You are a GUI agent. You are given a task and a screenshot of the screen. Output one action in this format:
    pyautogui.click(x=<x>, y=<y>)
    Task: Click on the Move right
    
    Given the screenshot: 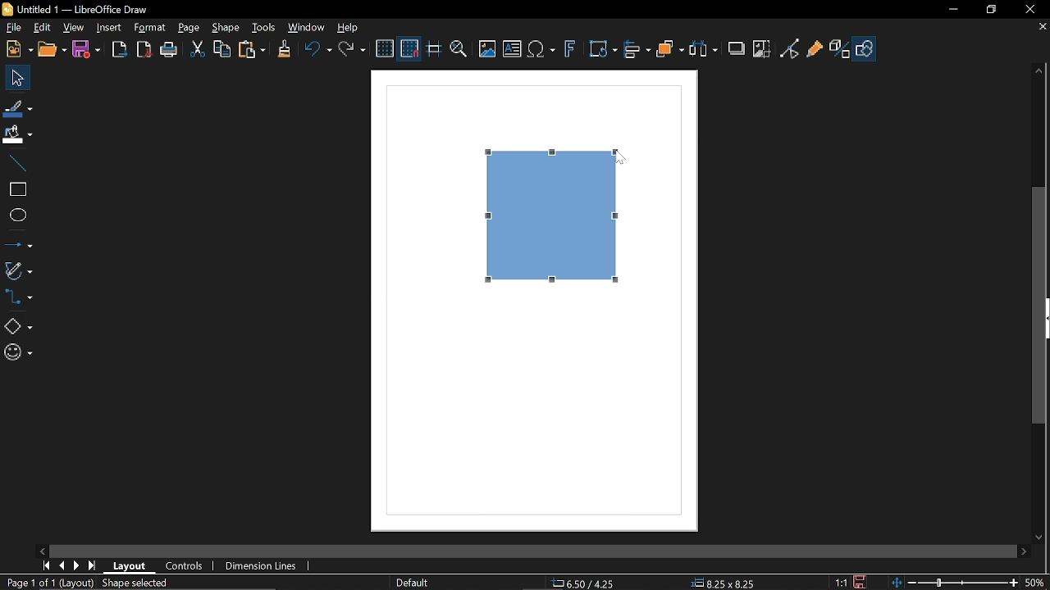 What is the action you would take?
    pyautogui.click(x=1024, y=551)
    